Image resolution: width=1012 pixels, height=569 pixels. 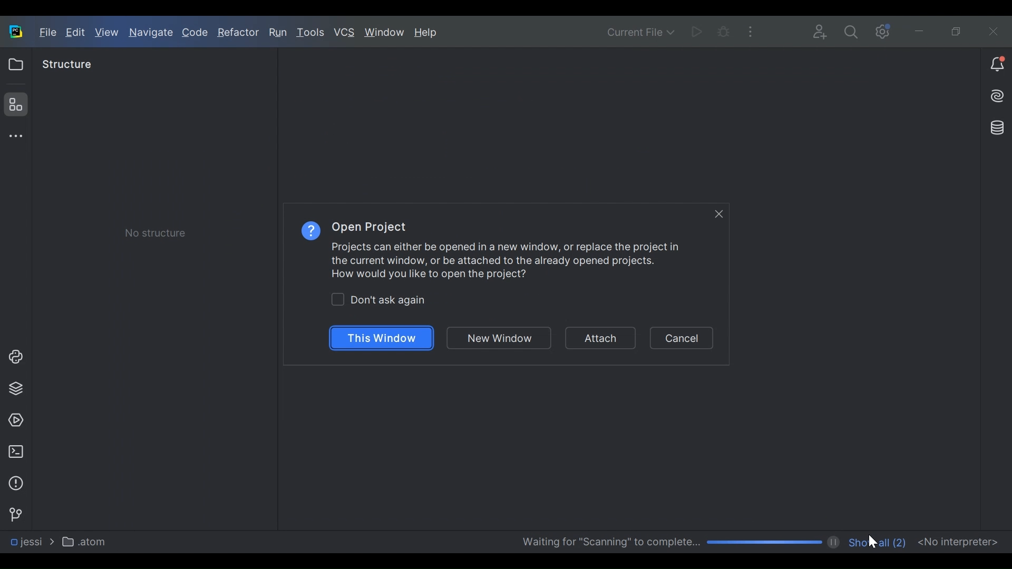 I want to click on Code, so click(x=195, y=34).